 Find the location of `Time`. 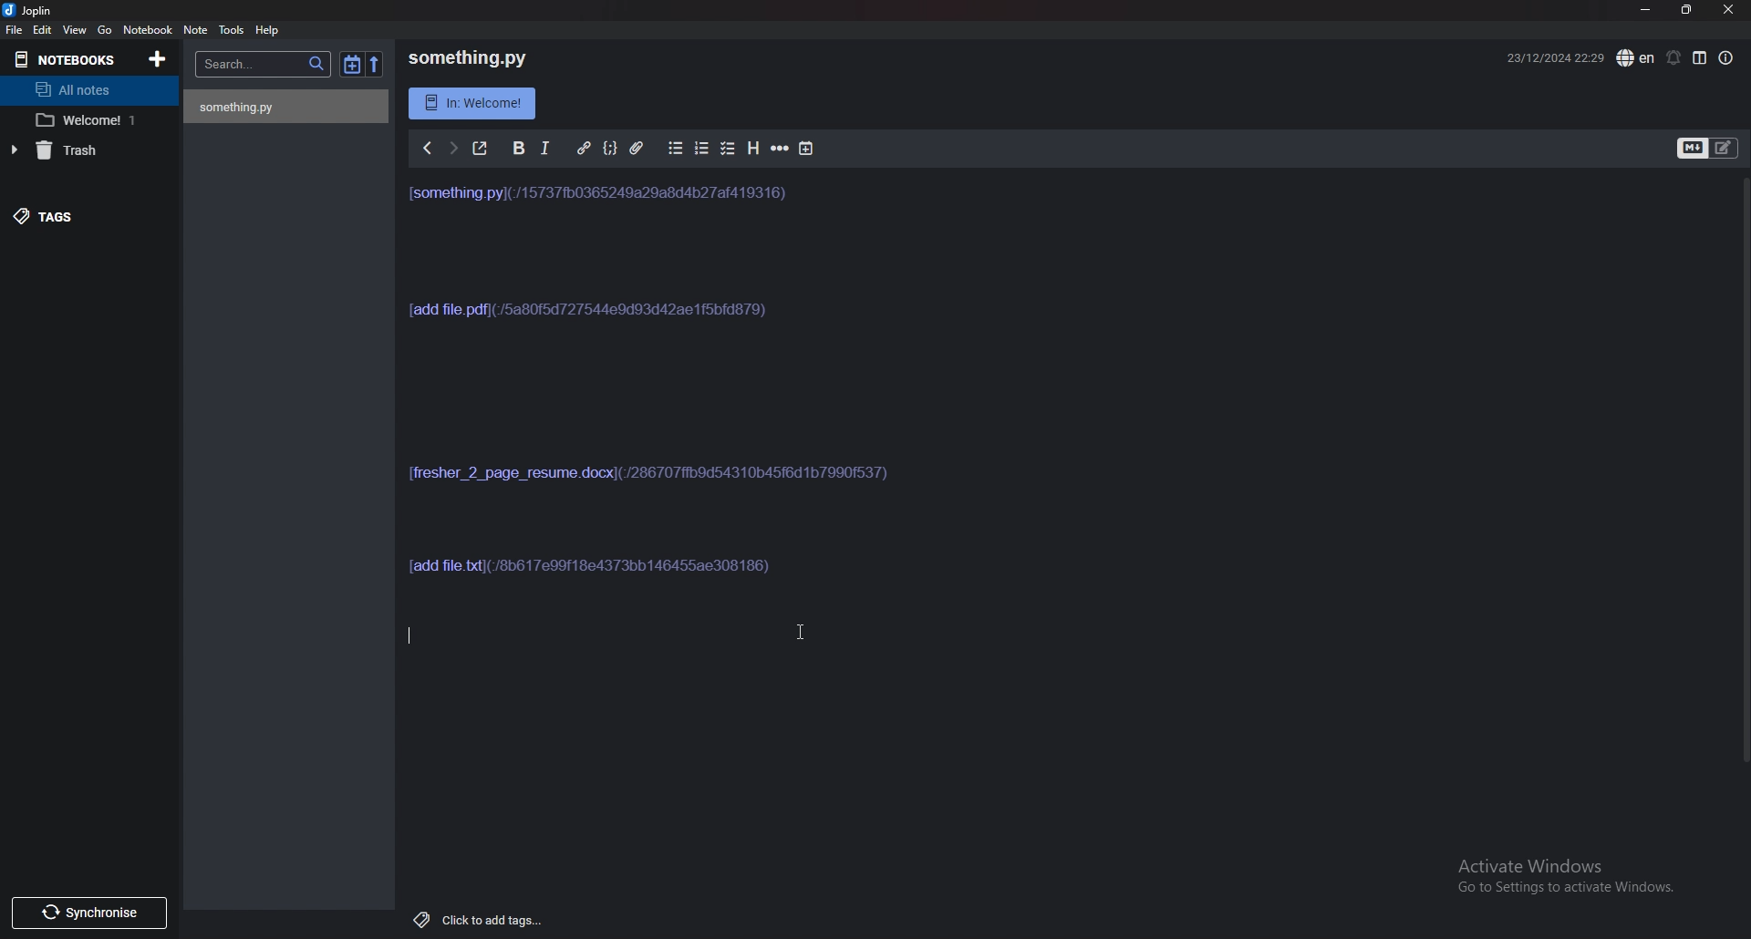

Time is located at coordinates (1558, 57).